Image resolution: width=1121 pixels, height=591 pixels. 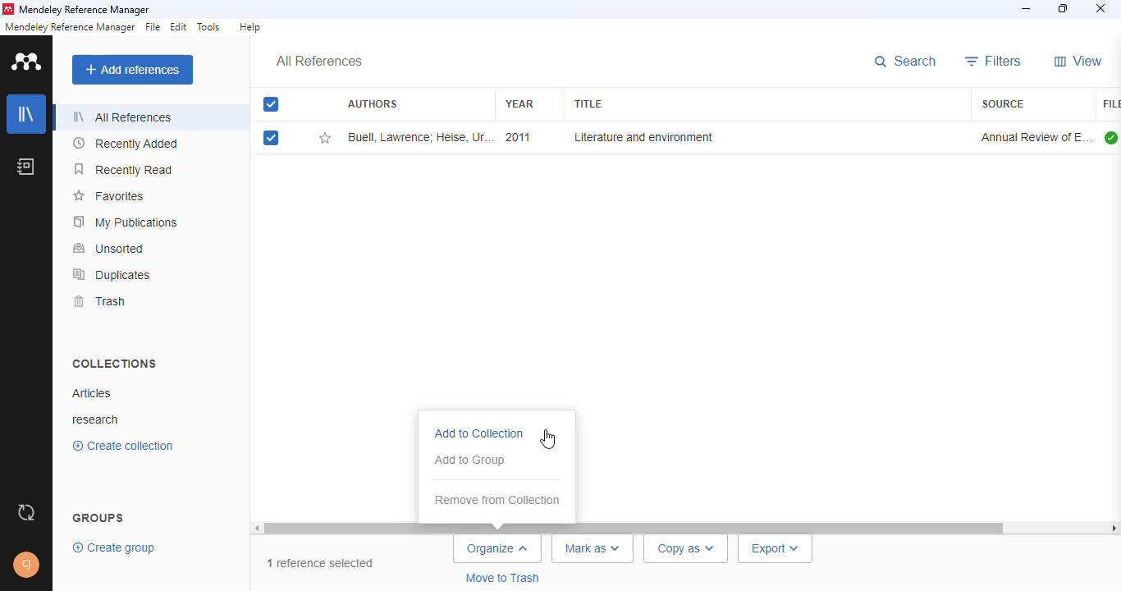 I want to click on source, so click(x=1003, y=103).